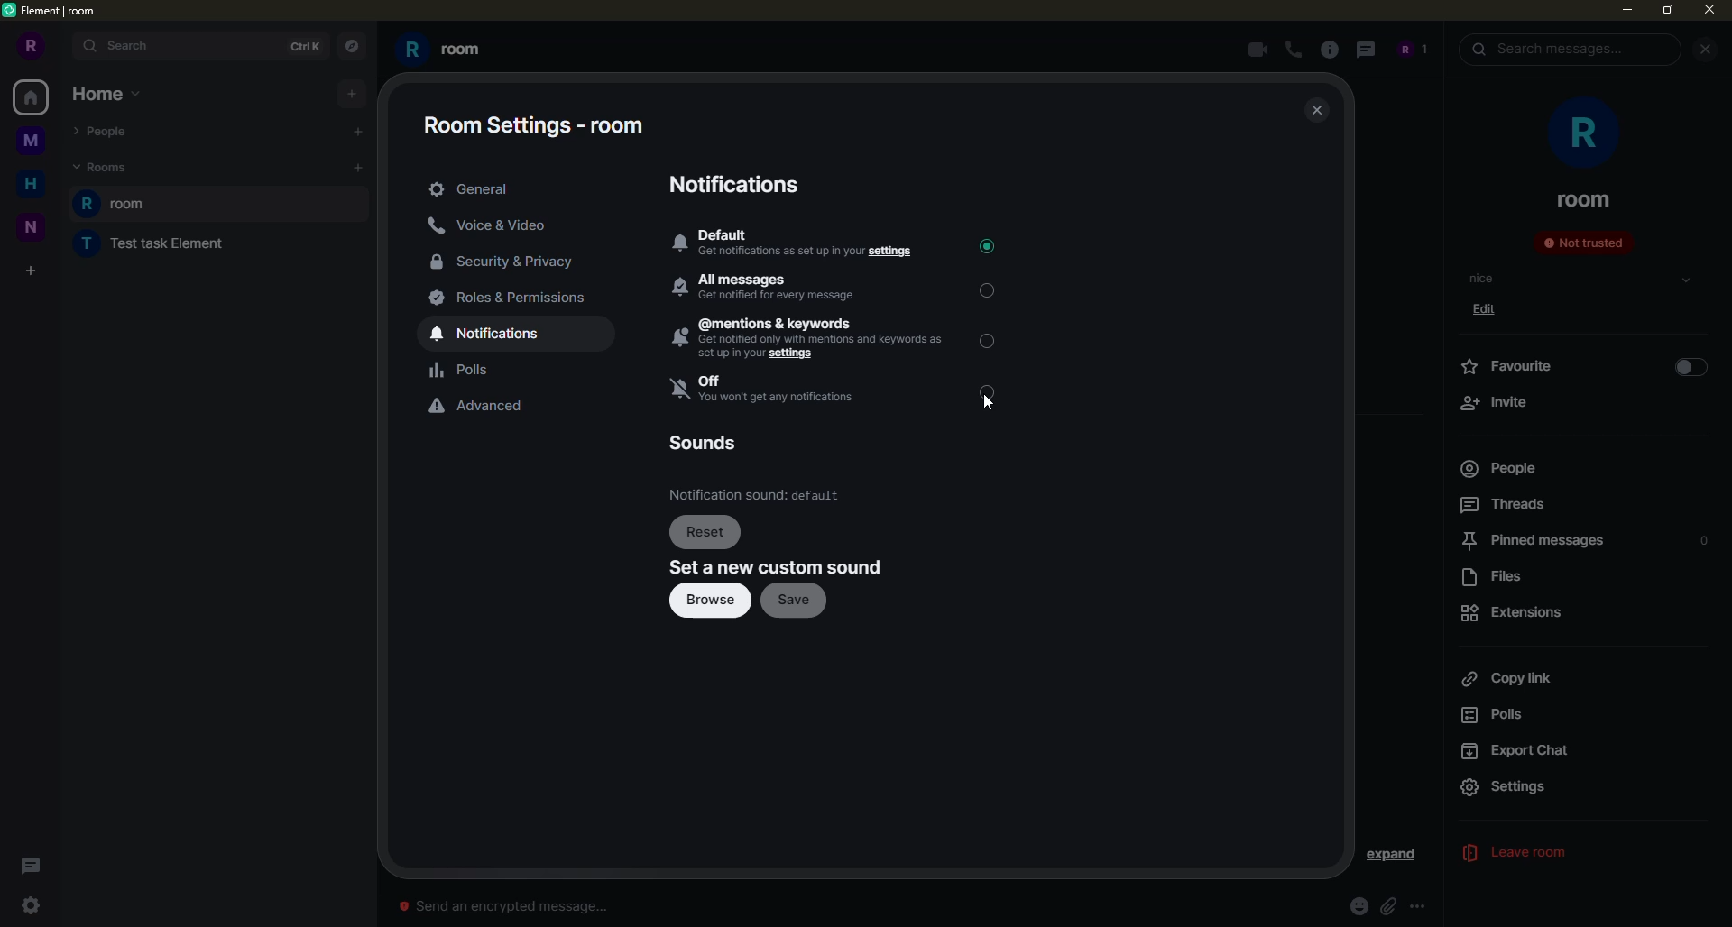  What do you see at coordinates (1524, 787) in the screenshot?
I see `settings` at bounding box center [1524, 787].